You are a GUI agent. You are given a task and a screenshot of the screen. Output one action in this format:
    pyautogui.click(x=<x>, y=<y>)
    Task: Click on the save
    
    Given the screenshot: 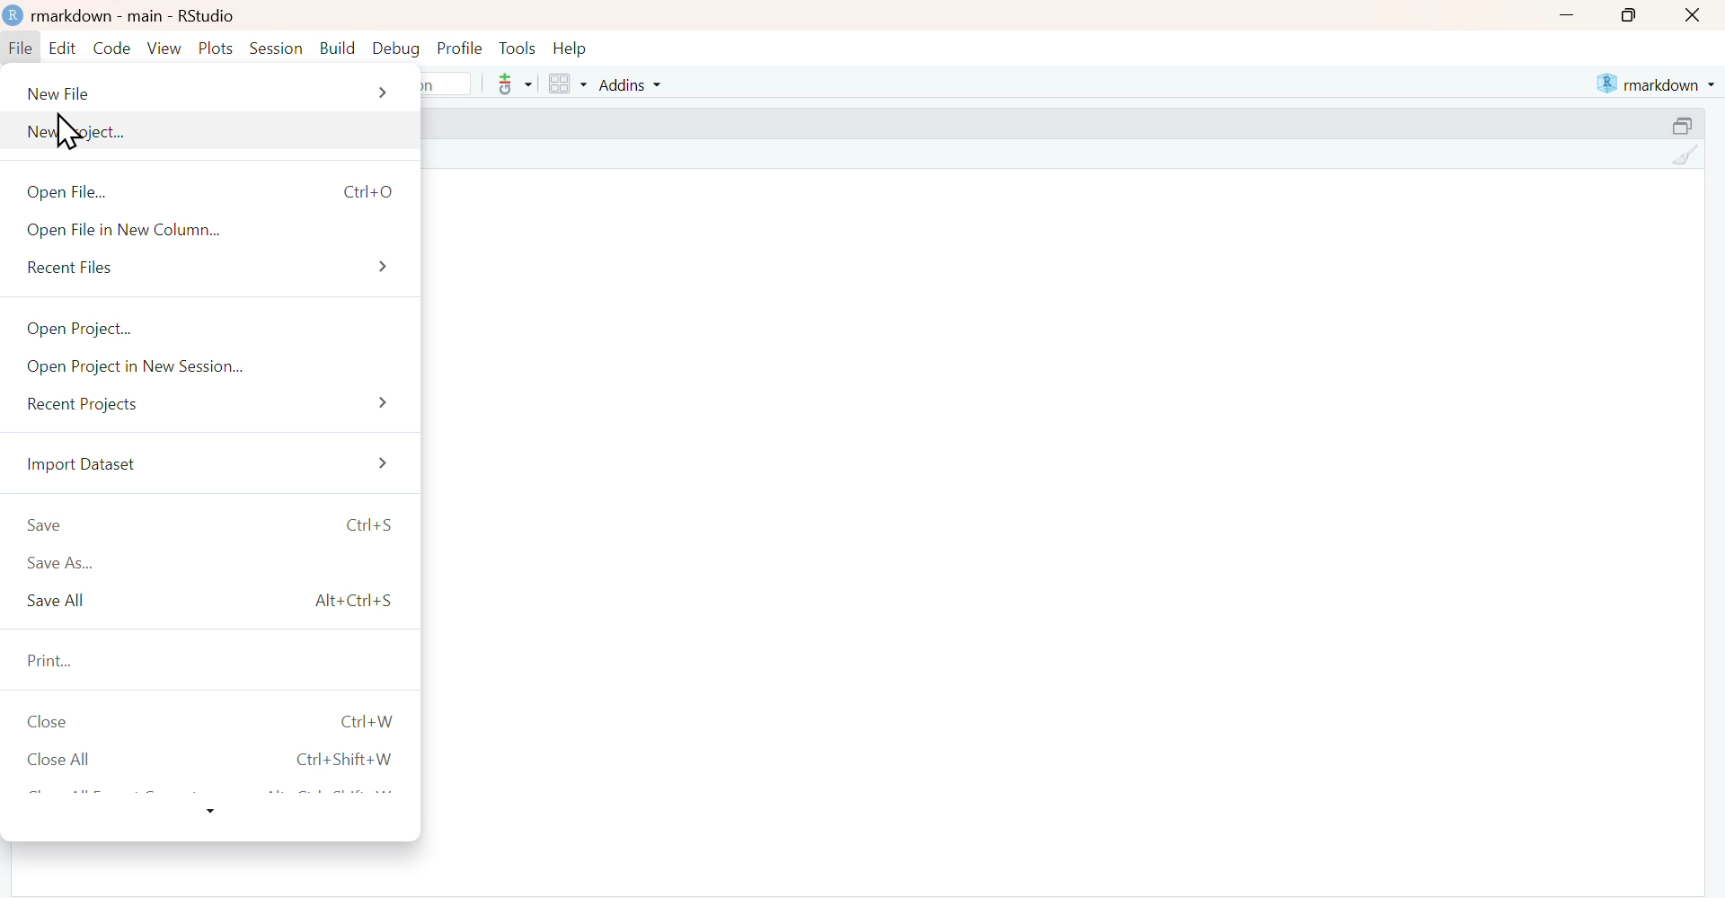 What is the action you would take?
    pyautogui.click(x=217, y=525)
    